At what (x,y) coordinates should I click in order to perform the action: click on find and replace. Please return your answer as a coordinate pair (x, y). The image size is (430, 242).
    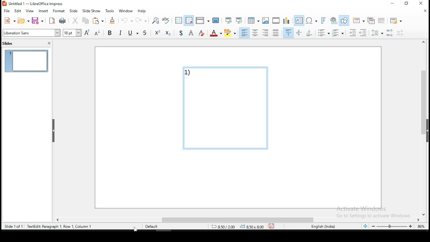
    Looking at the image, I should click on (156, 21).